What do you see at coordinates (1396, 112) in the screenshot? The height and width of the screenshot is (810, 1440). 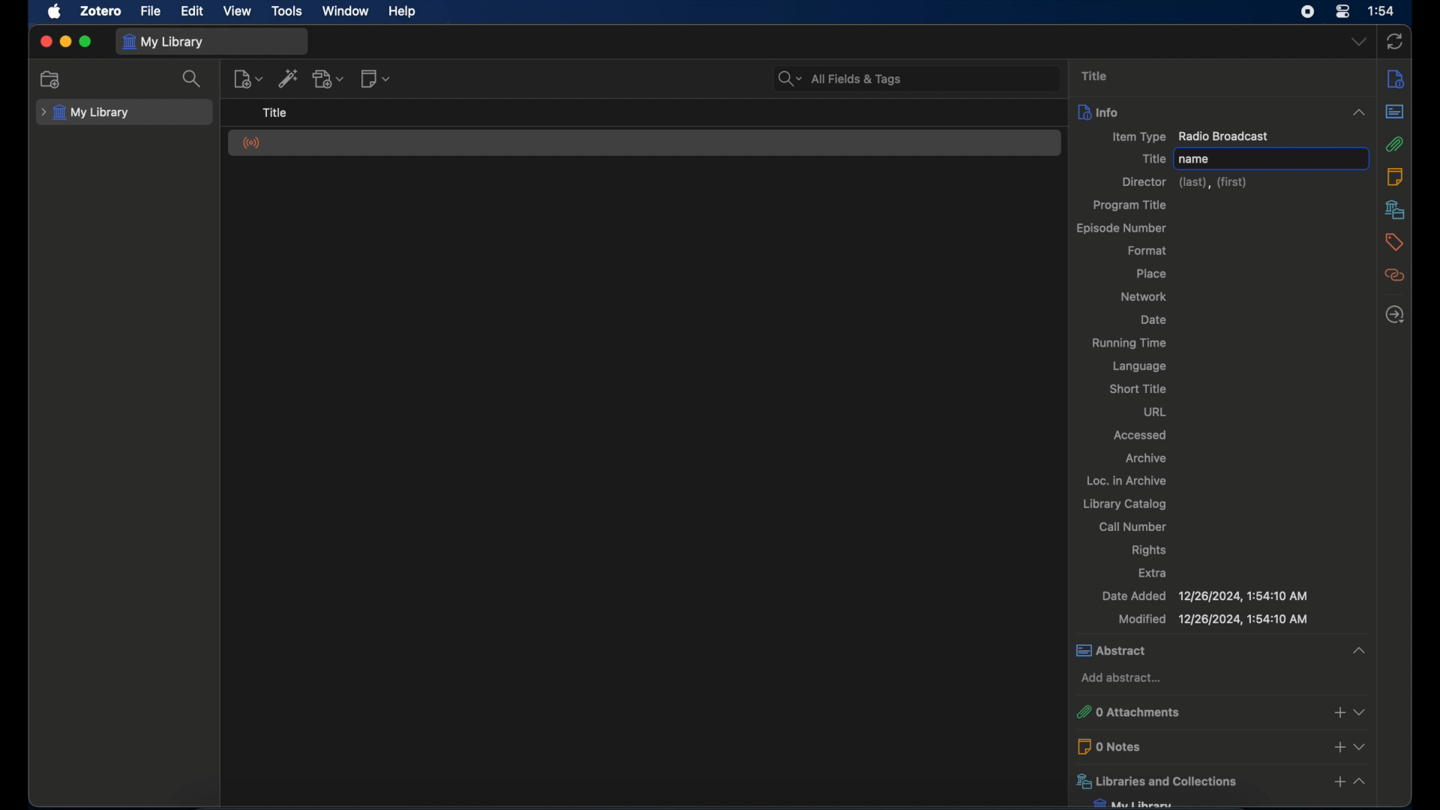 I see `abstract` at bounding box center [1396, 112].